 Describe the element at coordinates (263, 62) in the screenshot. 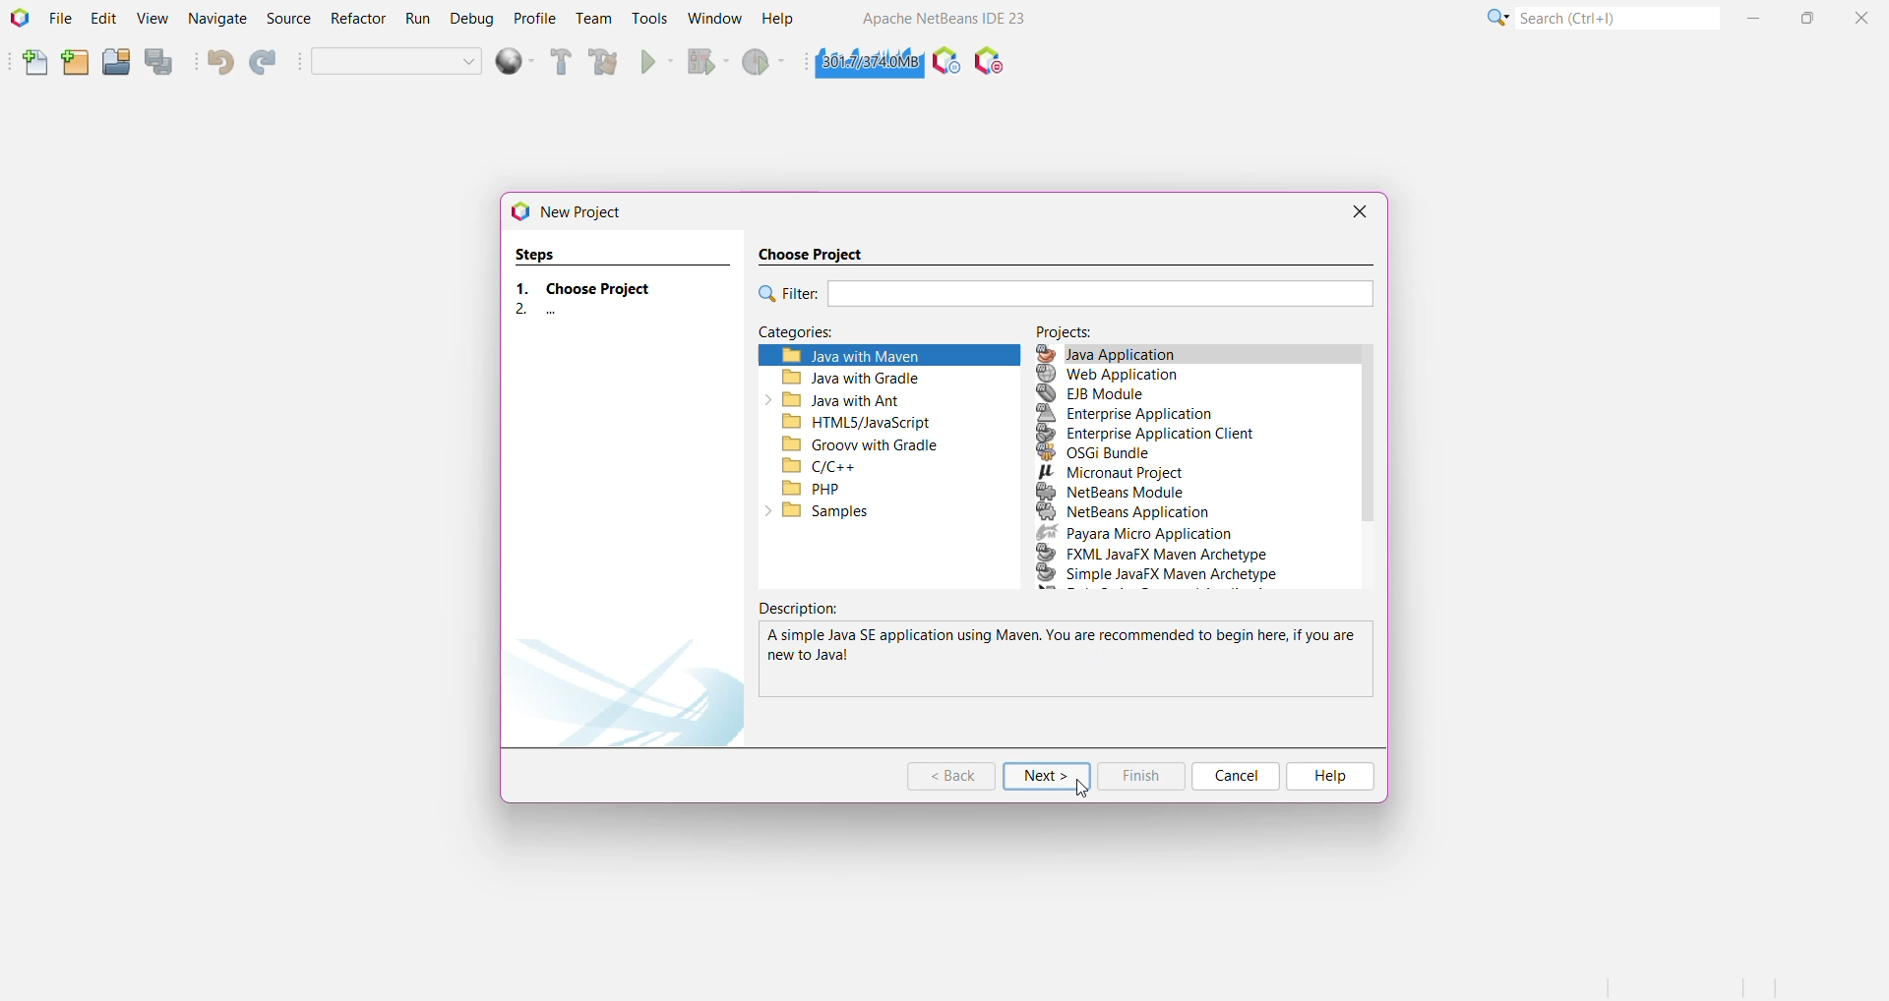

I see `Redo` at that location.